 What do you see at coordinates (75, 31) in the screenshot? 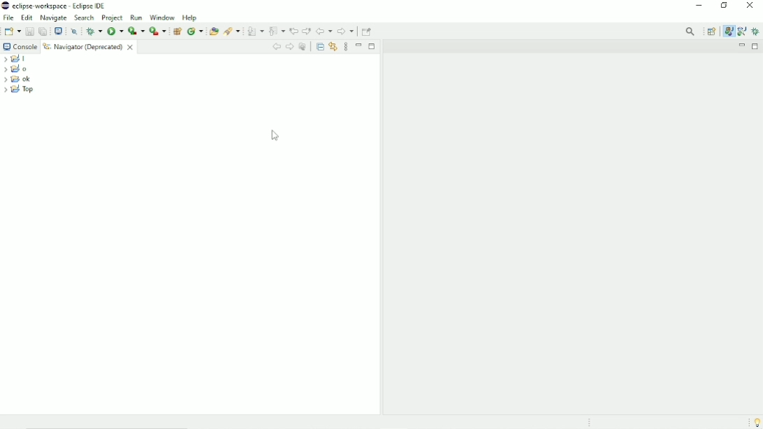
I see `Skip all breakpoints` at bounding box center [75, 31].